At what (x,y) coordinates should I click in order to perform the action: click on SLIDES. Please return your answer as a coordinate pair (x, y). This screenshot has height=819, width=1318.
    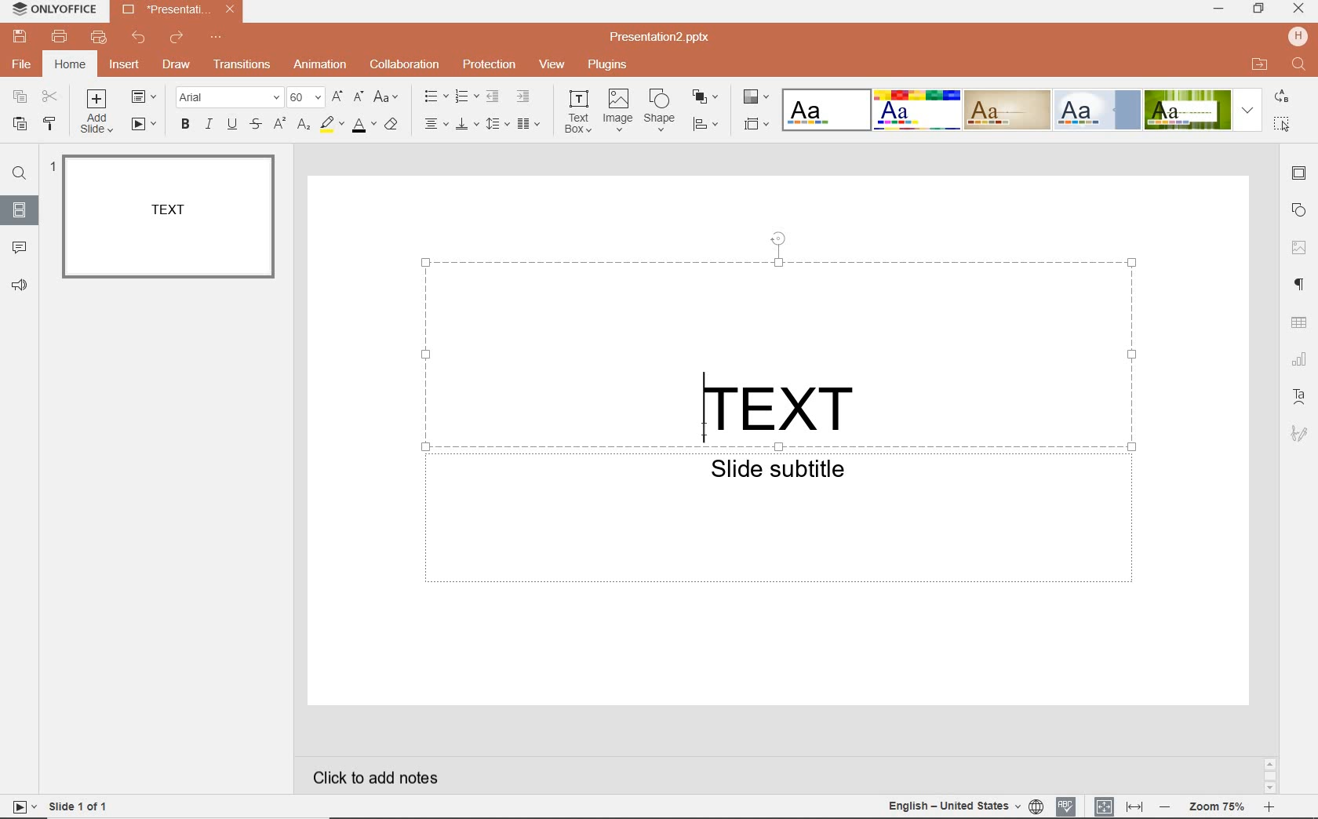
    Looking at the image, I should click on (22, 211).